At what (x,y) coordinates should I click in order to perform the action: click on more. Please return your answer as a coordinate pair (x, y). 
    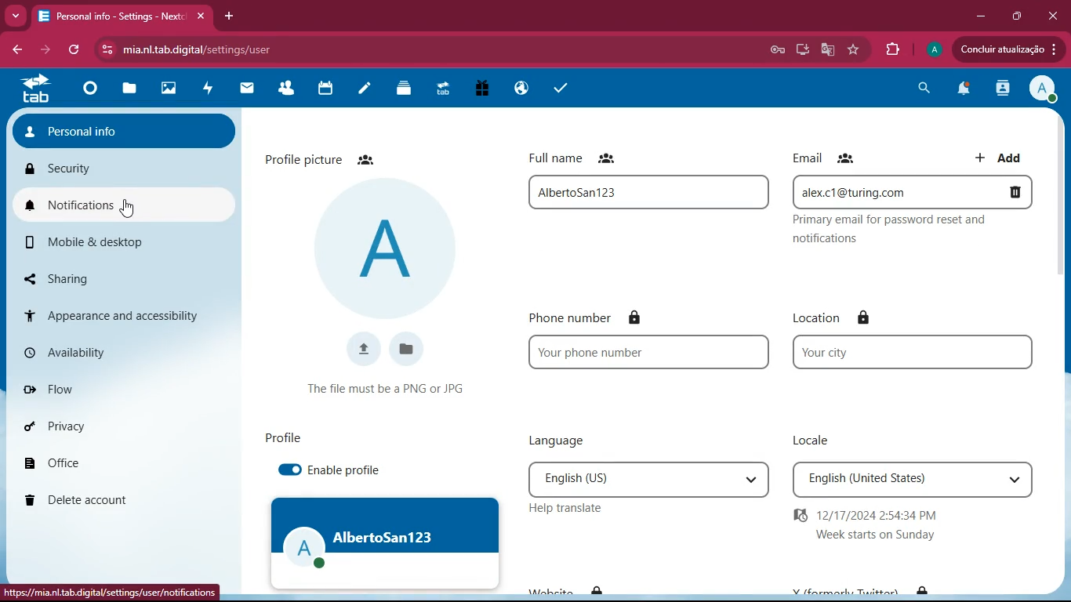
    Looking at the image, I should click on (15, 16).